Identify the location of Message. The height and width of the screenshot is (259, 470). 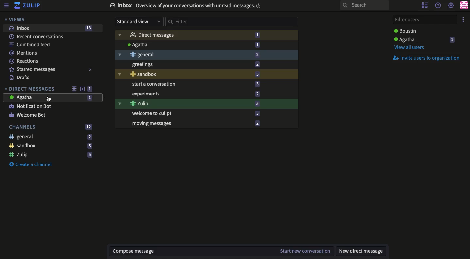
(53, 97).